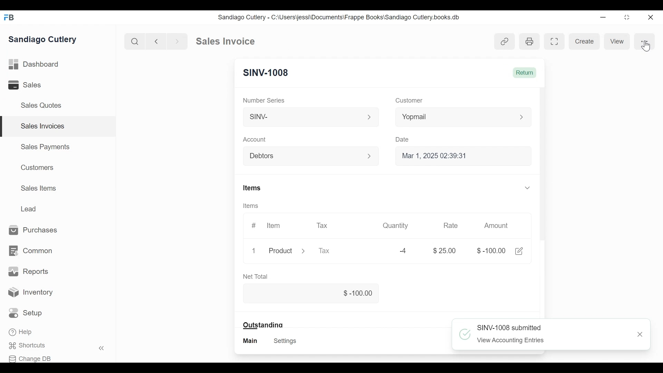 This screenshot has width=663, height=373. Describe the element at coordinates (585, 41) in the screenshot. I see `Create` at that location.